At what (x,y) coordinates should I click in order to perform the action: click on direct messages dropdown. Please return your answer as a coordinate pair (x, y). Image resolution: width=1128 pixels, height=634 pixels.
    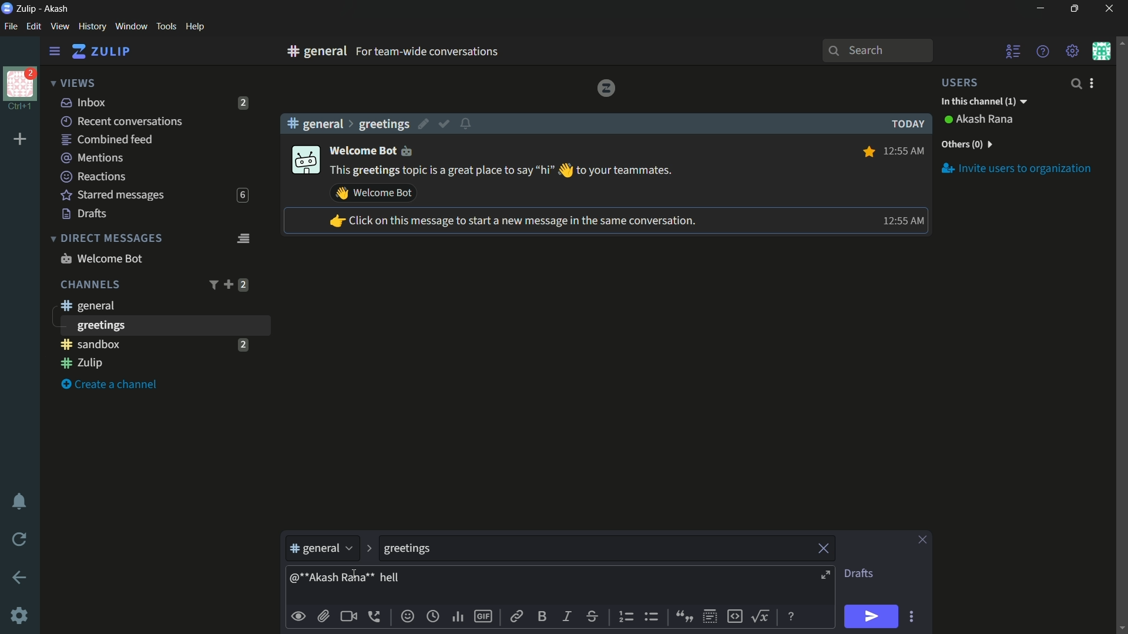
    Looking at the image, I should click on (106, 239).